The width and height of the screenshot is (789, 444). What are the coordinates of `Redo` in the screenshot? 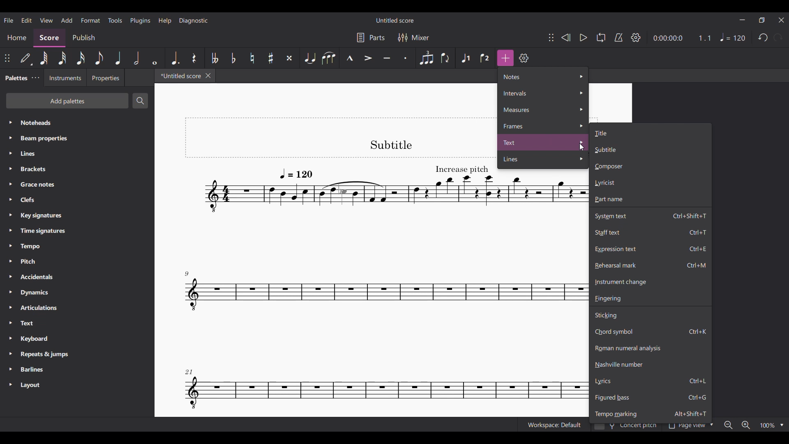 It's located at (778, 37).